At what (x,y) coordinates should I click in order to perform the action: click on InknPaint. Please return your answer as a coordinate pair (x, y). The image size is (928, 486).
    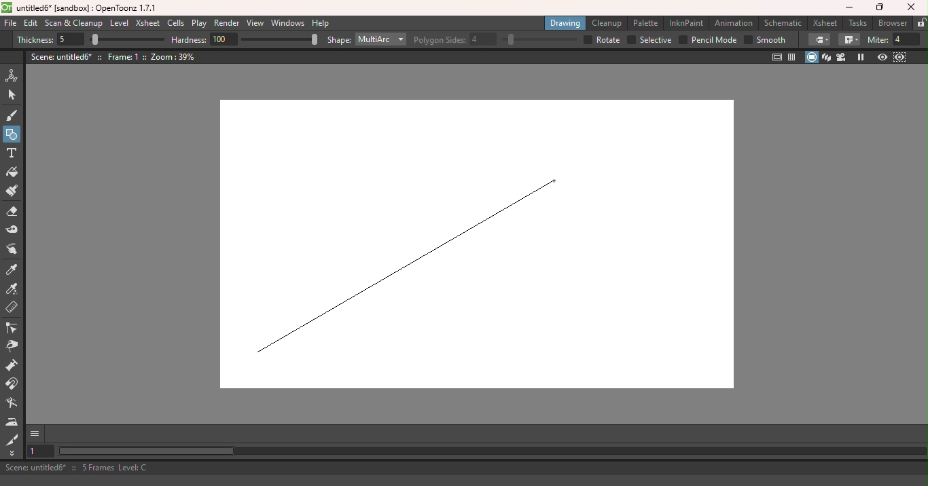
    Looking at the image, I should click on (686, 23).